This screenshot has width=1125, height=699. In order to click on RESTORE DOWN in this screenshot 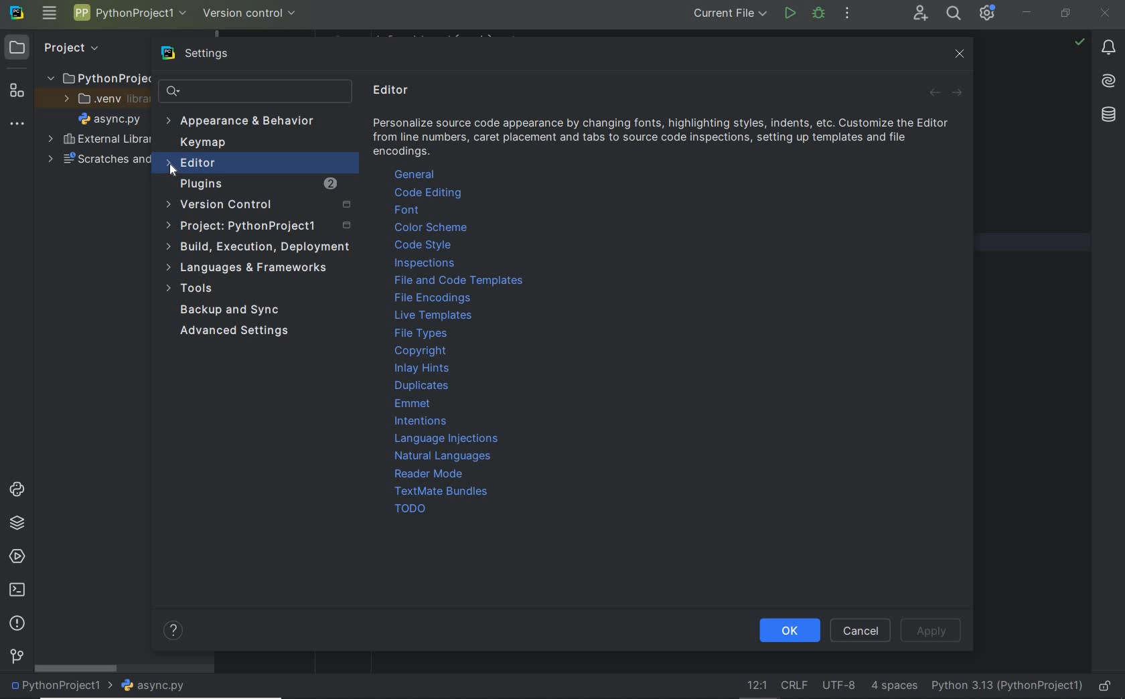, I will do `click(1065, 15)`.